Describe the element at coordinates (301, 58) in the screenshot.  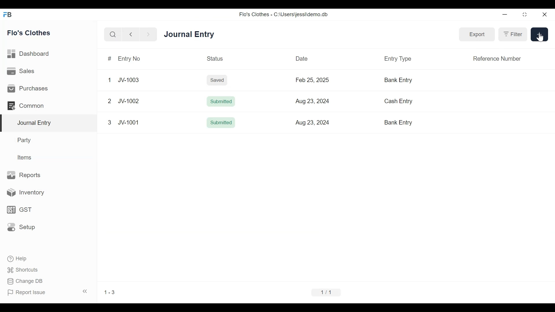
I see `Date` at that location.